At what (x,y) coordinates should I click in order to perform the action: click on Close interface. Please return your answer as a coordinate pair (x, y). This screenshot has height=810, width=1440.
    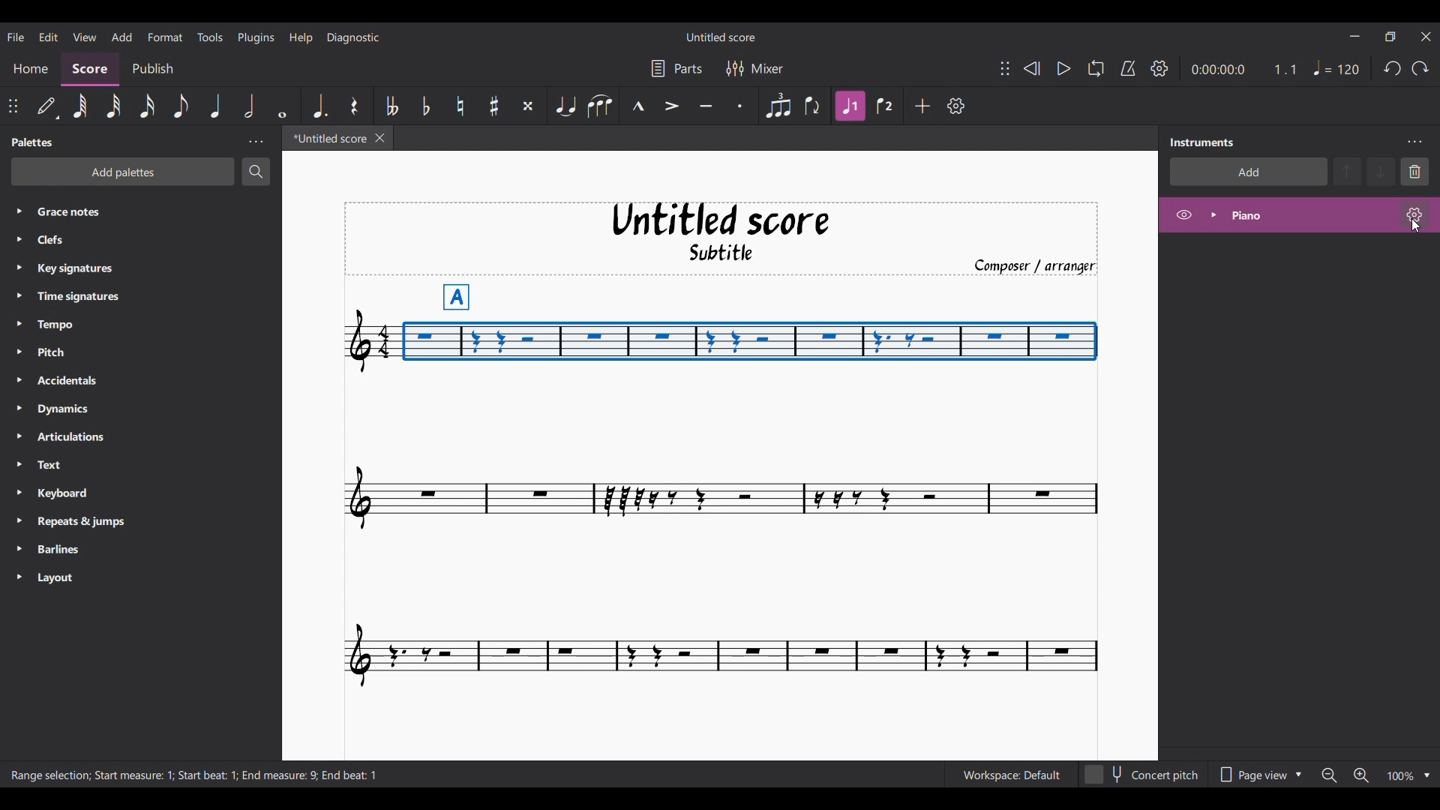
    Looking at the image, I should click on (1426, 37).